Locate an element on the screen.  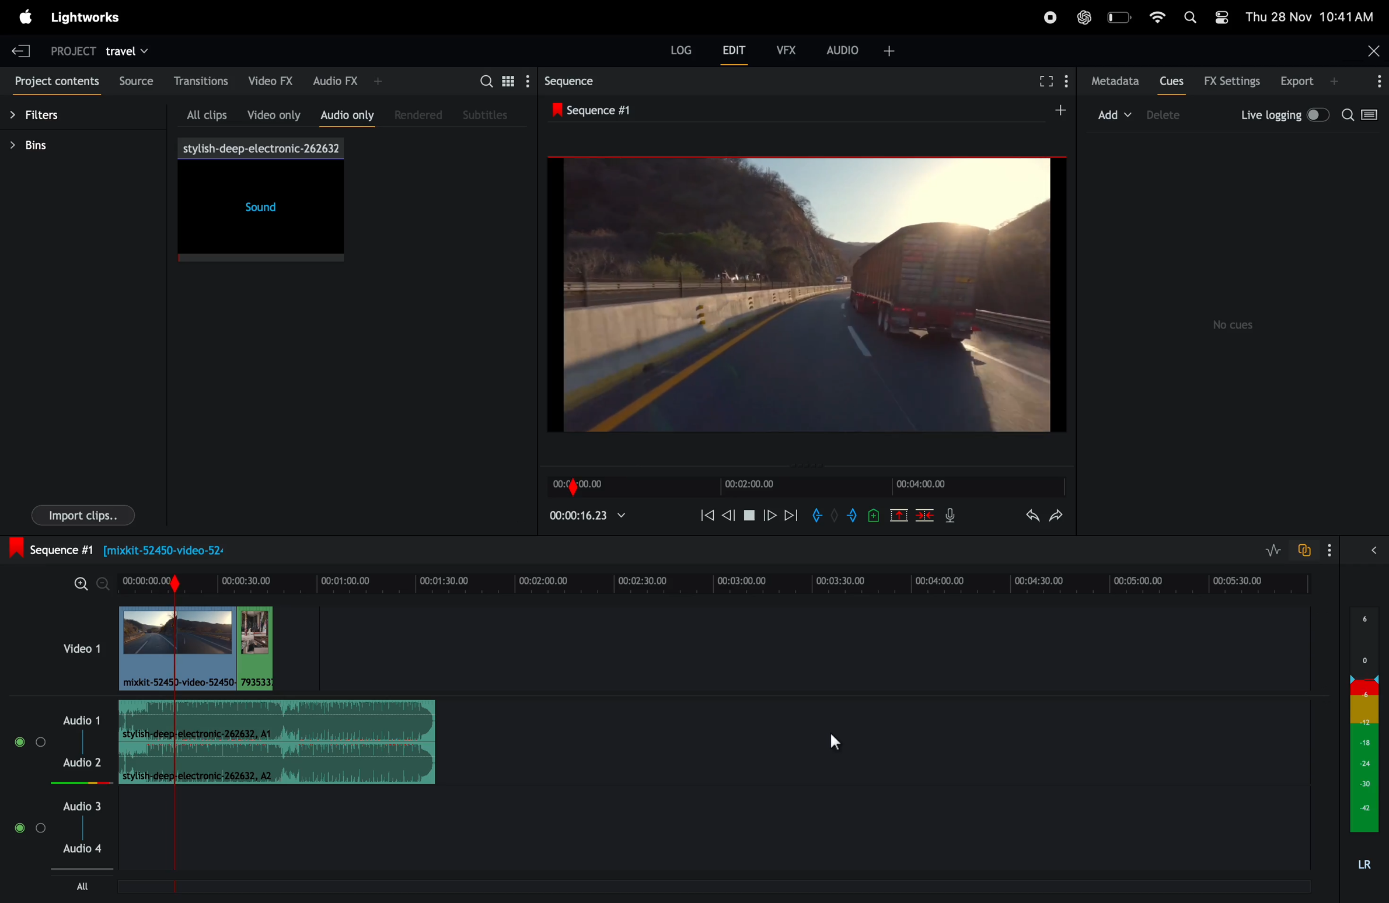
date and time is located at coordinates (1310, 16).